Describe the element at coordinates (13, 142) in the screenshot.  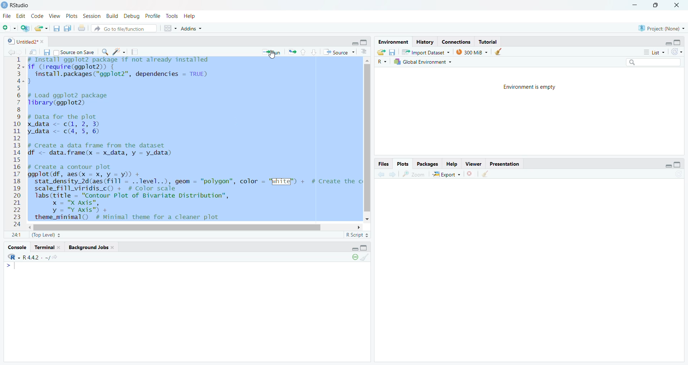
I see `12345678910at12131415161718192021222324` at that location.